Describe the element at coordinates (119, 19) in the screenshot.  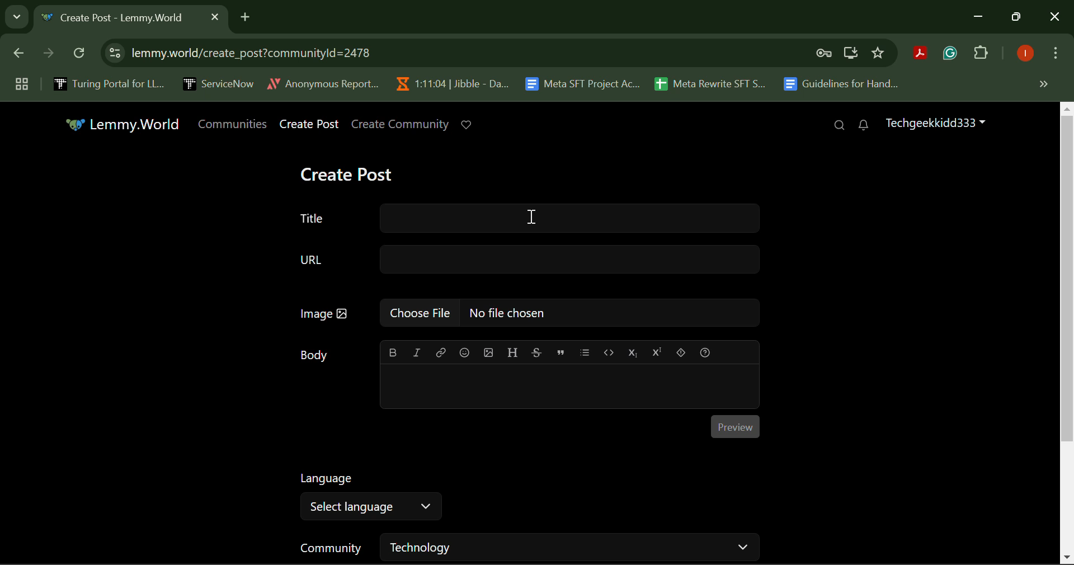
I see `Webpage Heading` at that location.